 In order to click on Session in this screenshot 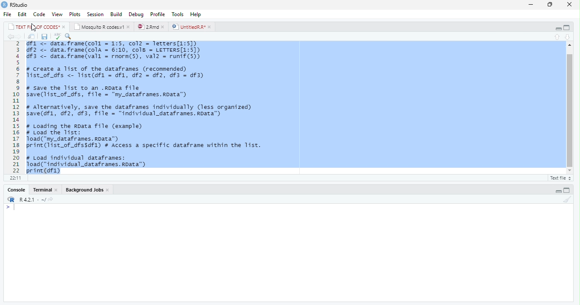, I will do `click(95, 14)`.